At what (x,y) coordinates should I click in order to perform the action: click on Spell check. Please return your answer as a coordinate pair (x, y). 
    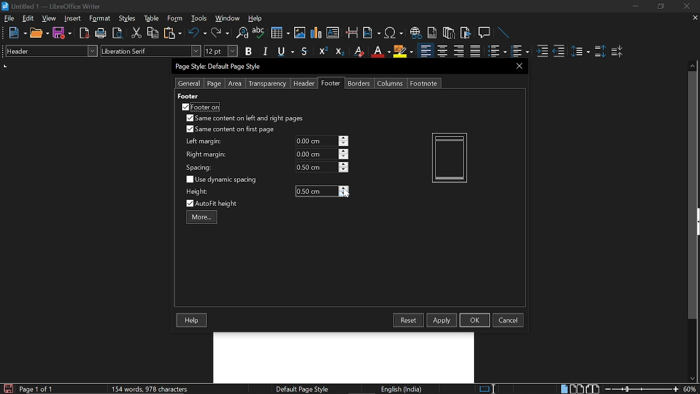
    Looking at the image, I should click on (259, 33).